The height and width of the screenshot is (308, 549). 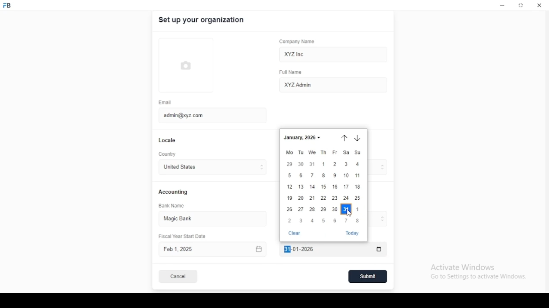 What do you see at coordinates (293, 72) in the screenshot?
I see `full name` at bounding box center [293, 72].